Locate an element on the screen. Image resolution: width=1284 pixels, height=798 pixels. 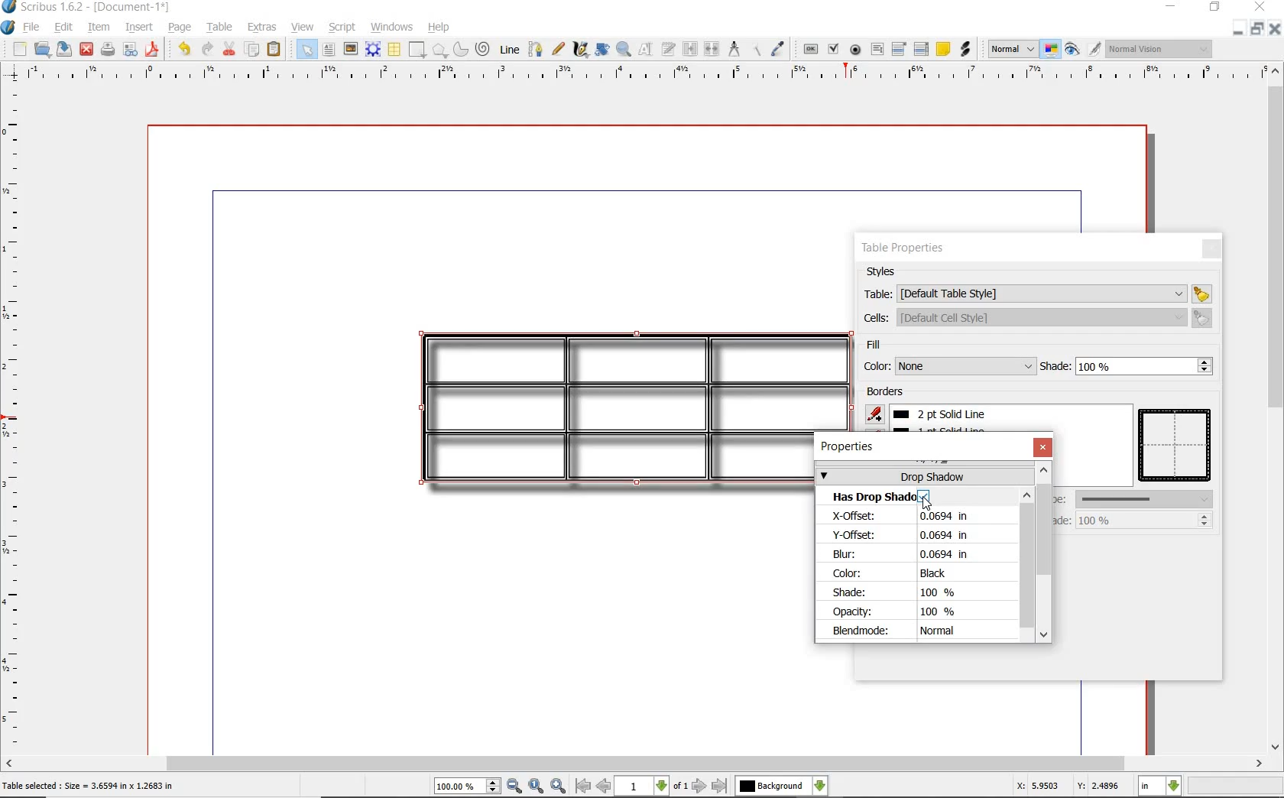
select current zoom level is located at coordinates (468, 787).